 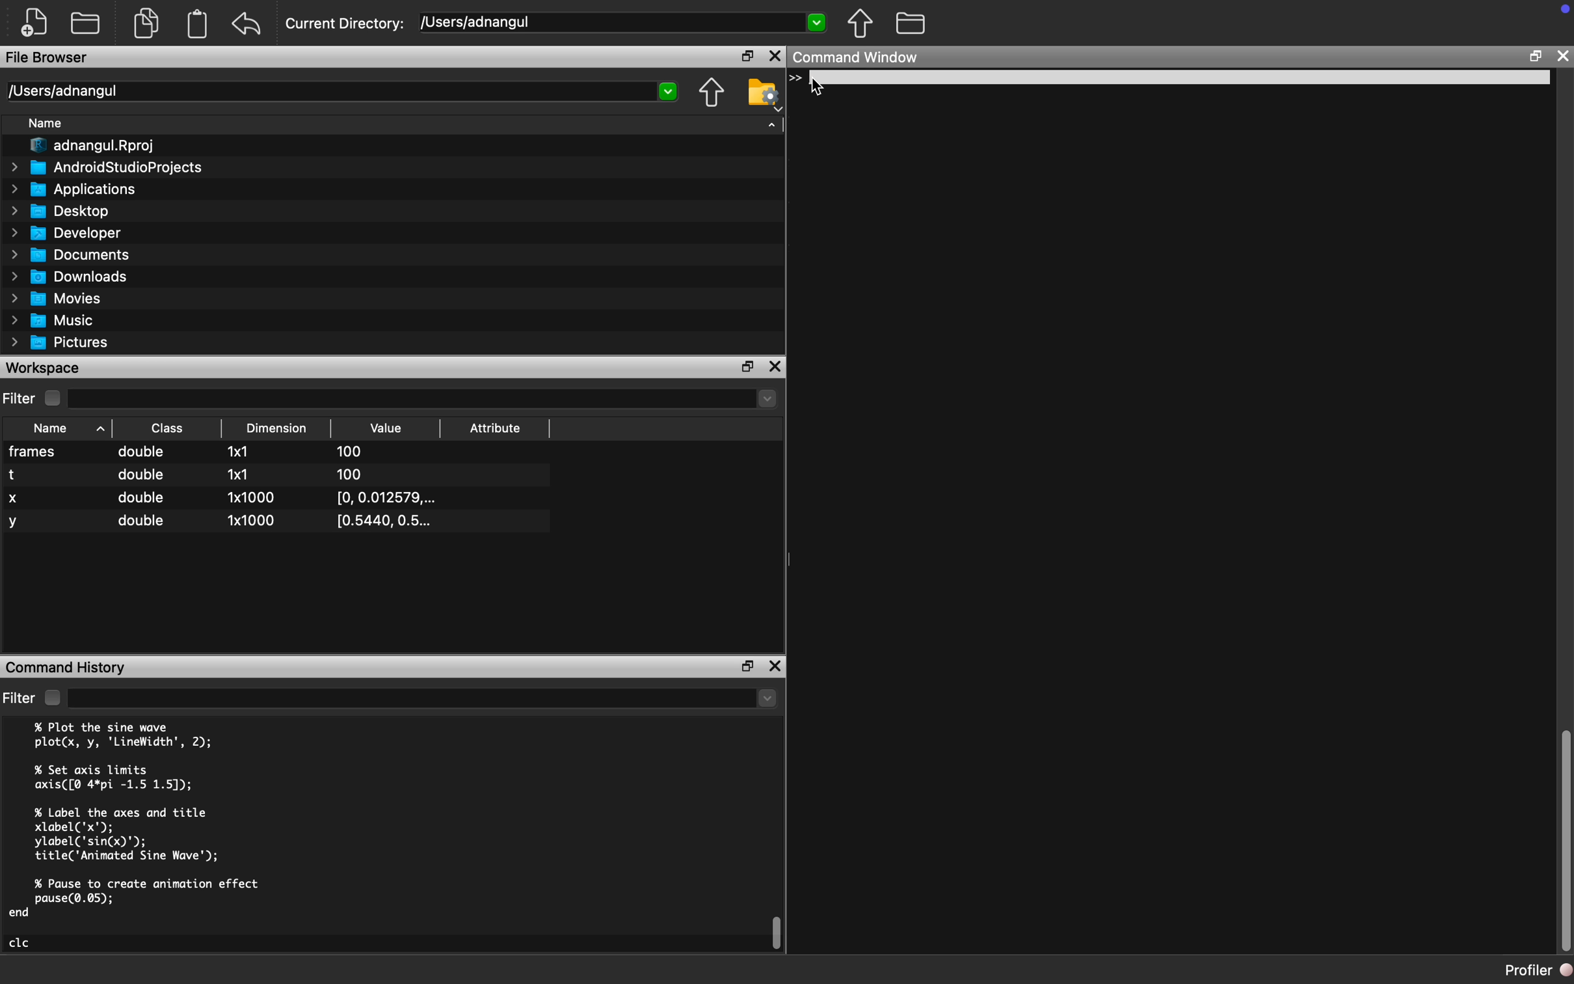 What do you see at coordinates (70, 255) in the screenshot?
I see `Documents` at bounding box center [70, 255].